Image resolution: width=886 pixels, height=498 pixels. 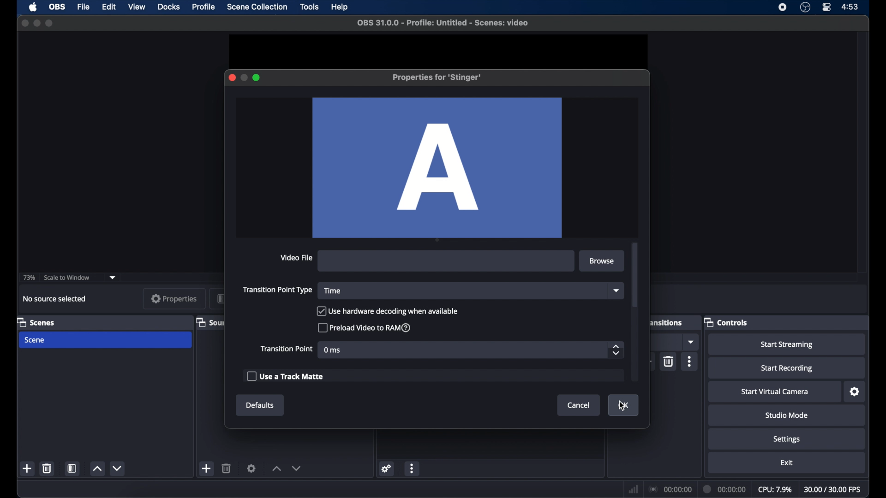 I want to click on add, so click(x=28, y=469).